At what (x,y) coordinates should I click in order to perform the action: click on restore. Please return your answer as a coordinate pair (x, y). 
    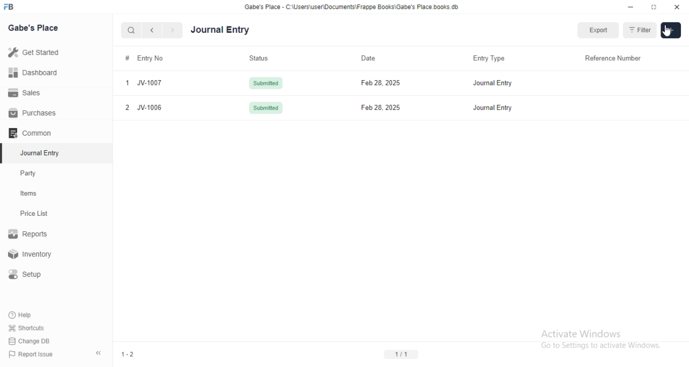
    Looking at the image, I should click on (653, 6).